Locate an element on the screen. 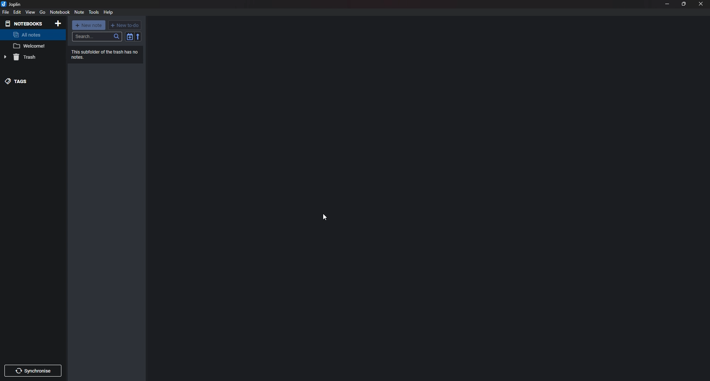  search is located at coordinates (97, 37).